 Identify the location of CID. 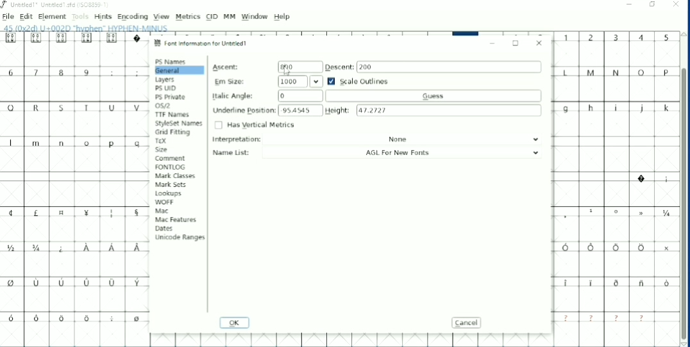
(212, 17).